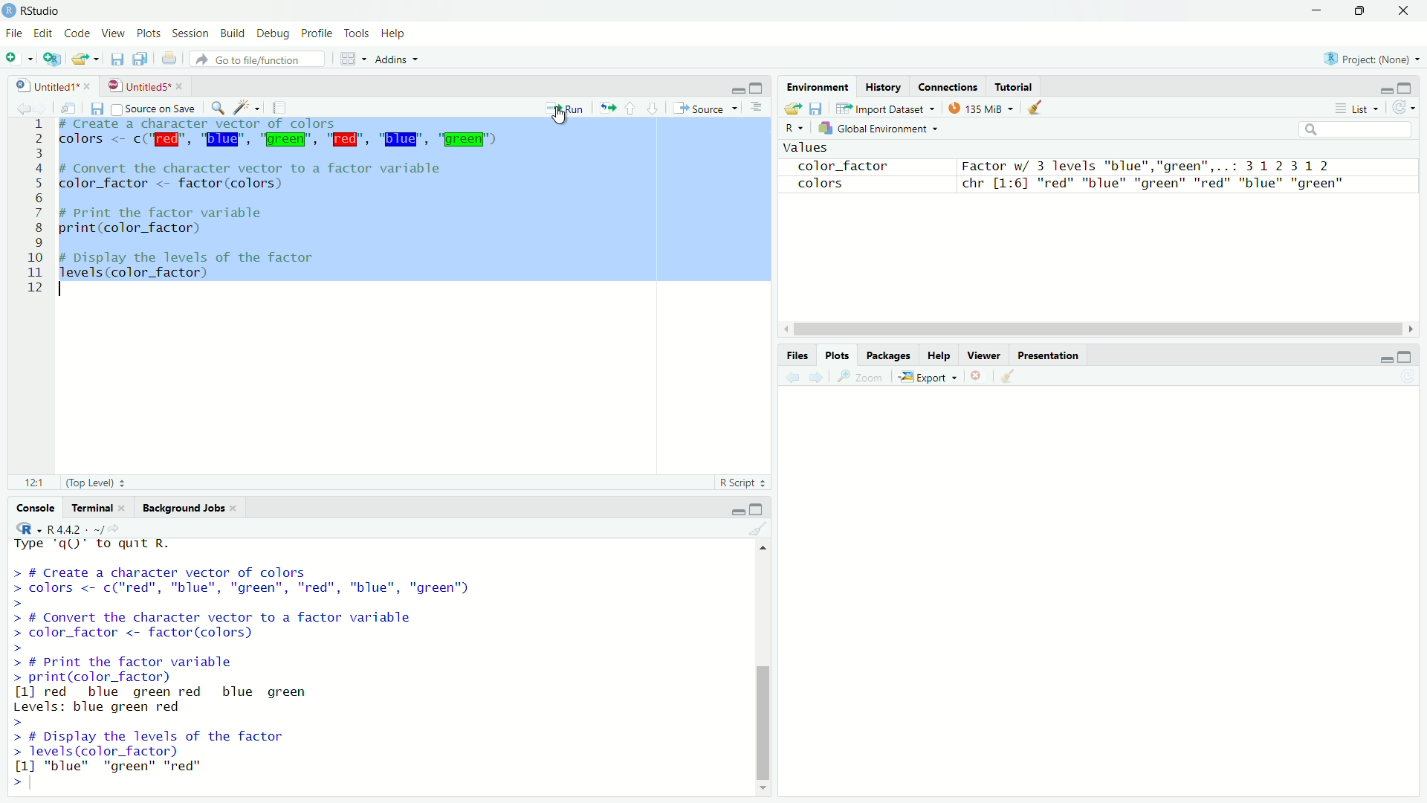 The width and height of the screenshot is (1427, 803). I want to click on R 4.4.2 . ~/, so click(75, 530).